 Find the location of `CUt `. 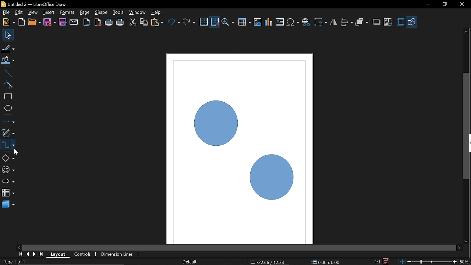

CUt  is located at coordinates (133, 22).